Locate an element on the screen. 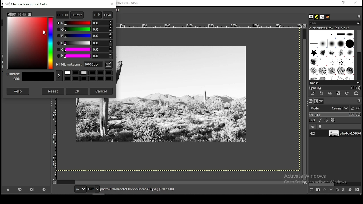 The image size is (363, 204). edit brush is located at coordinates (313, 93).